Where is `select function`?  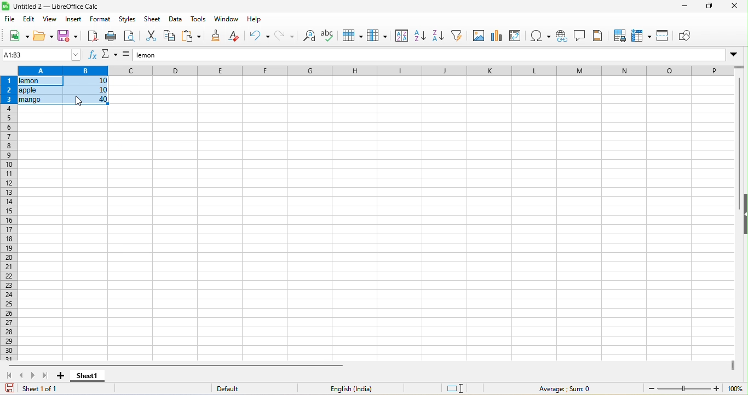
select function is located at coordinates (110, 56).